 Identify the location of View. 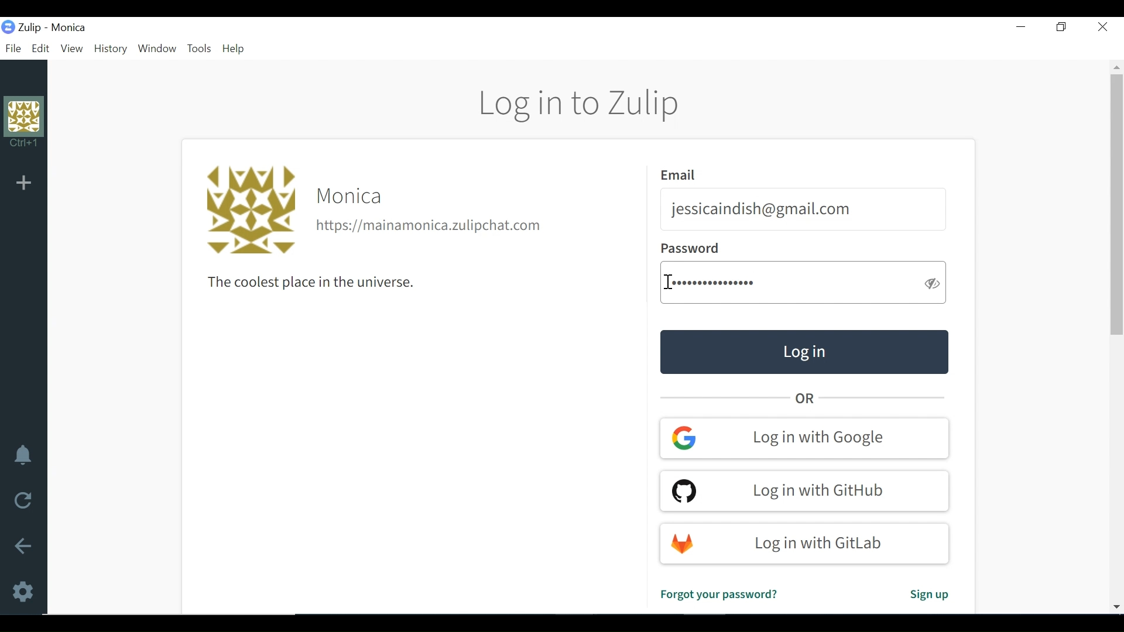
(71, 49).